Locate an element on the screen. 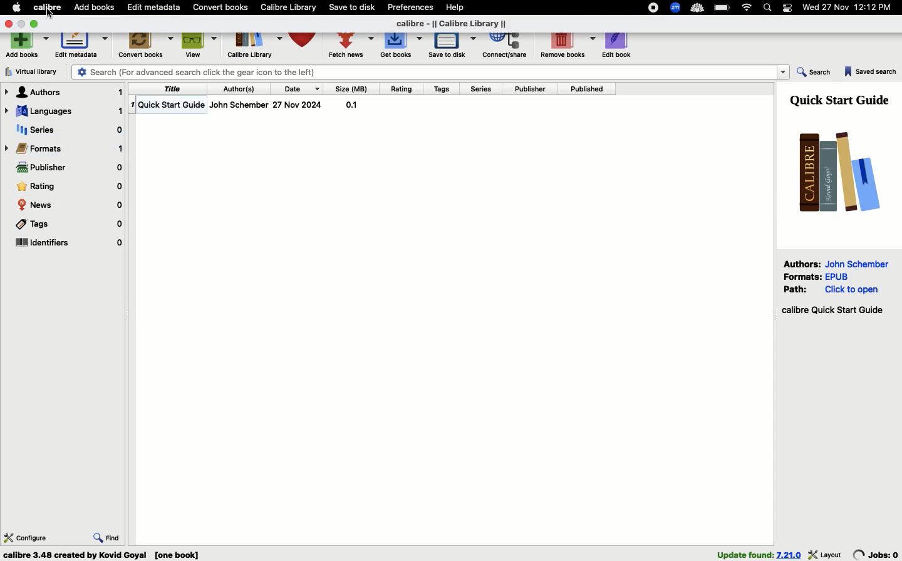 This screenshot has width=902, height=561. Series is located at coordinates (67, 131).